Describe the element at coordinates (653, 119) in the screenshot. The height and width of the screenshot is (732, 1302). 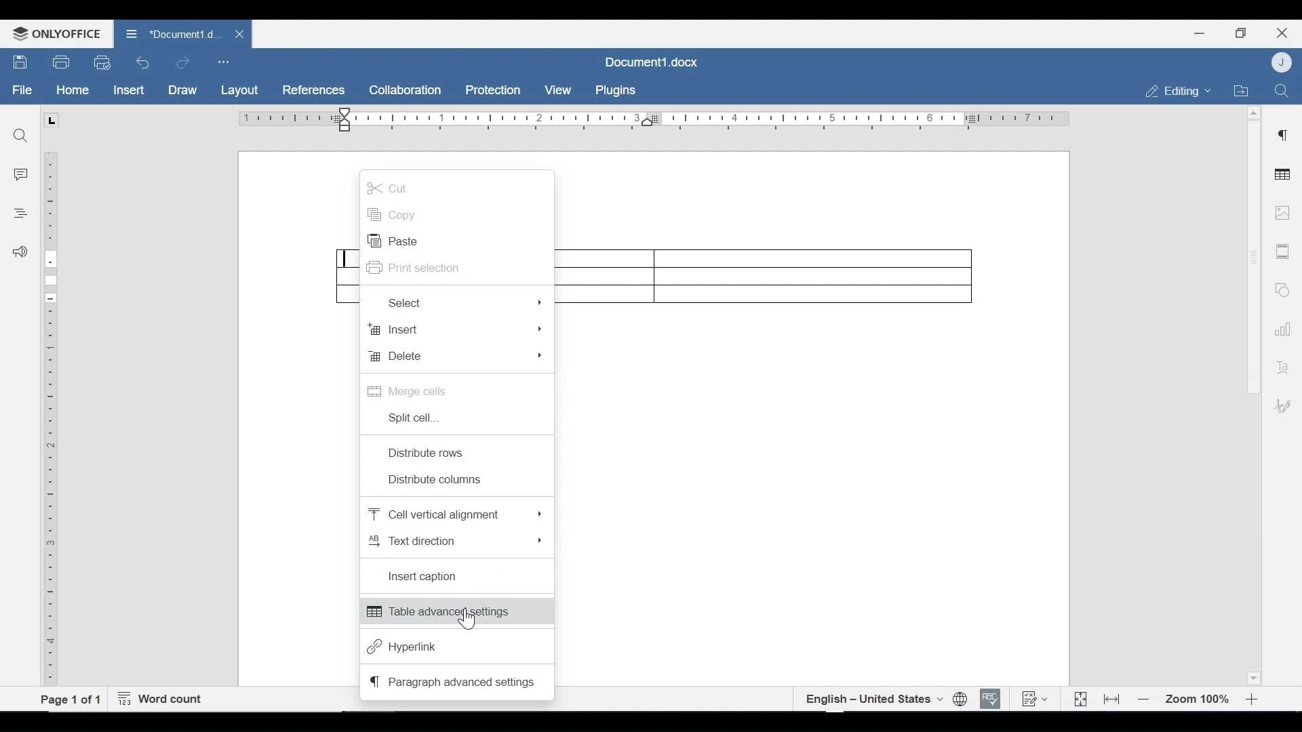
I see `Horizontal Ruler` at that location.